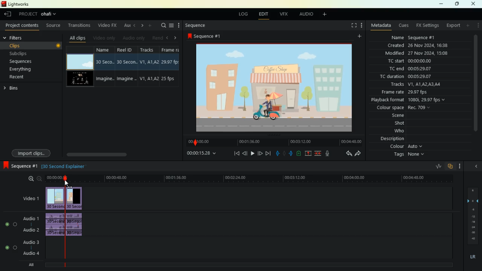  What do you see at coordinates (473, 218) in the screenshot?
I see `layers` at bounding box center [473, 218].